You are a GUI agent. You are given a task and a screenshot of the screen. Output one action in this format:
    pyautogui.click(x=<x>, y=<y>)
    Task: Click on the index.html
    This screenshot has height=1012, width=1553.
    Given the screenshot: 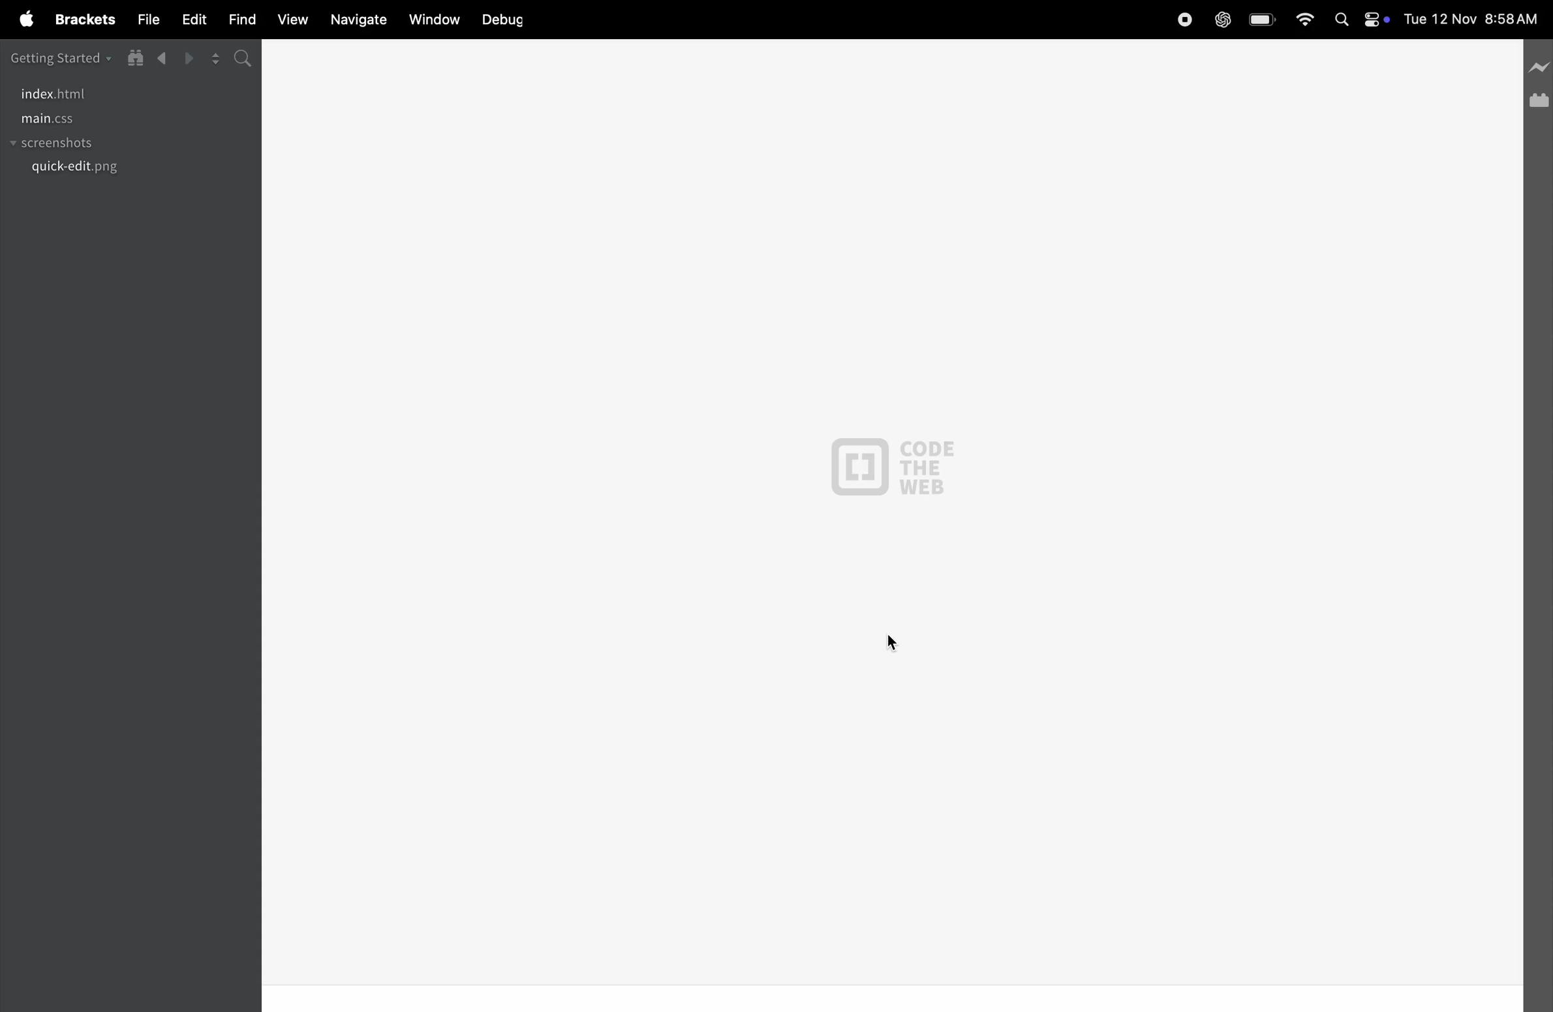 What is the action you would take?
    pyautogui.click(x=59, y=94)
    